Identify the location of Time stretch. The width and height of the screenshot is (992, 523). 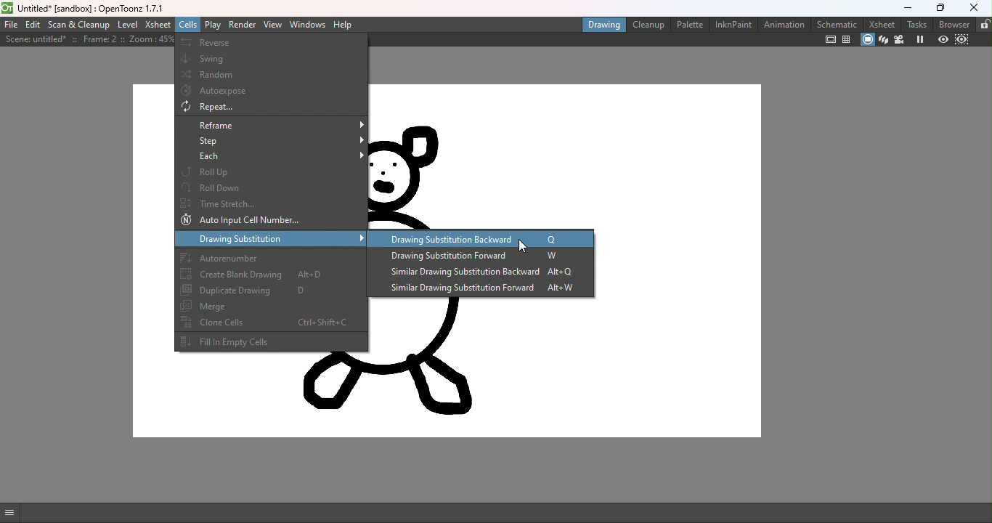
(272, 203).